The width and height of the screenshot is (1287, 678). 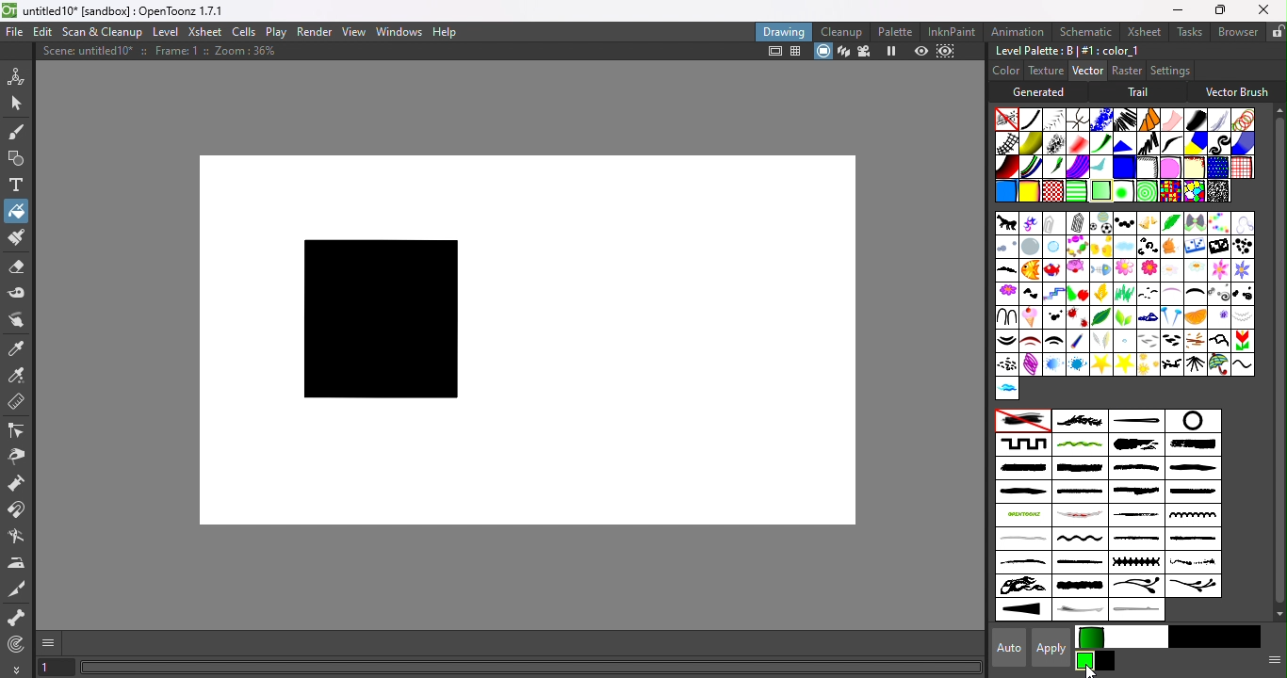 What do you see at coordinates (1241, 143) in the screenshot?
I see `Watercolor` at bounding box center [1241, 143].